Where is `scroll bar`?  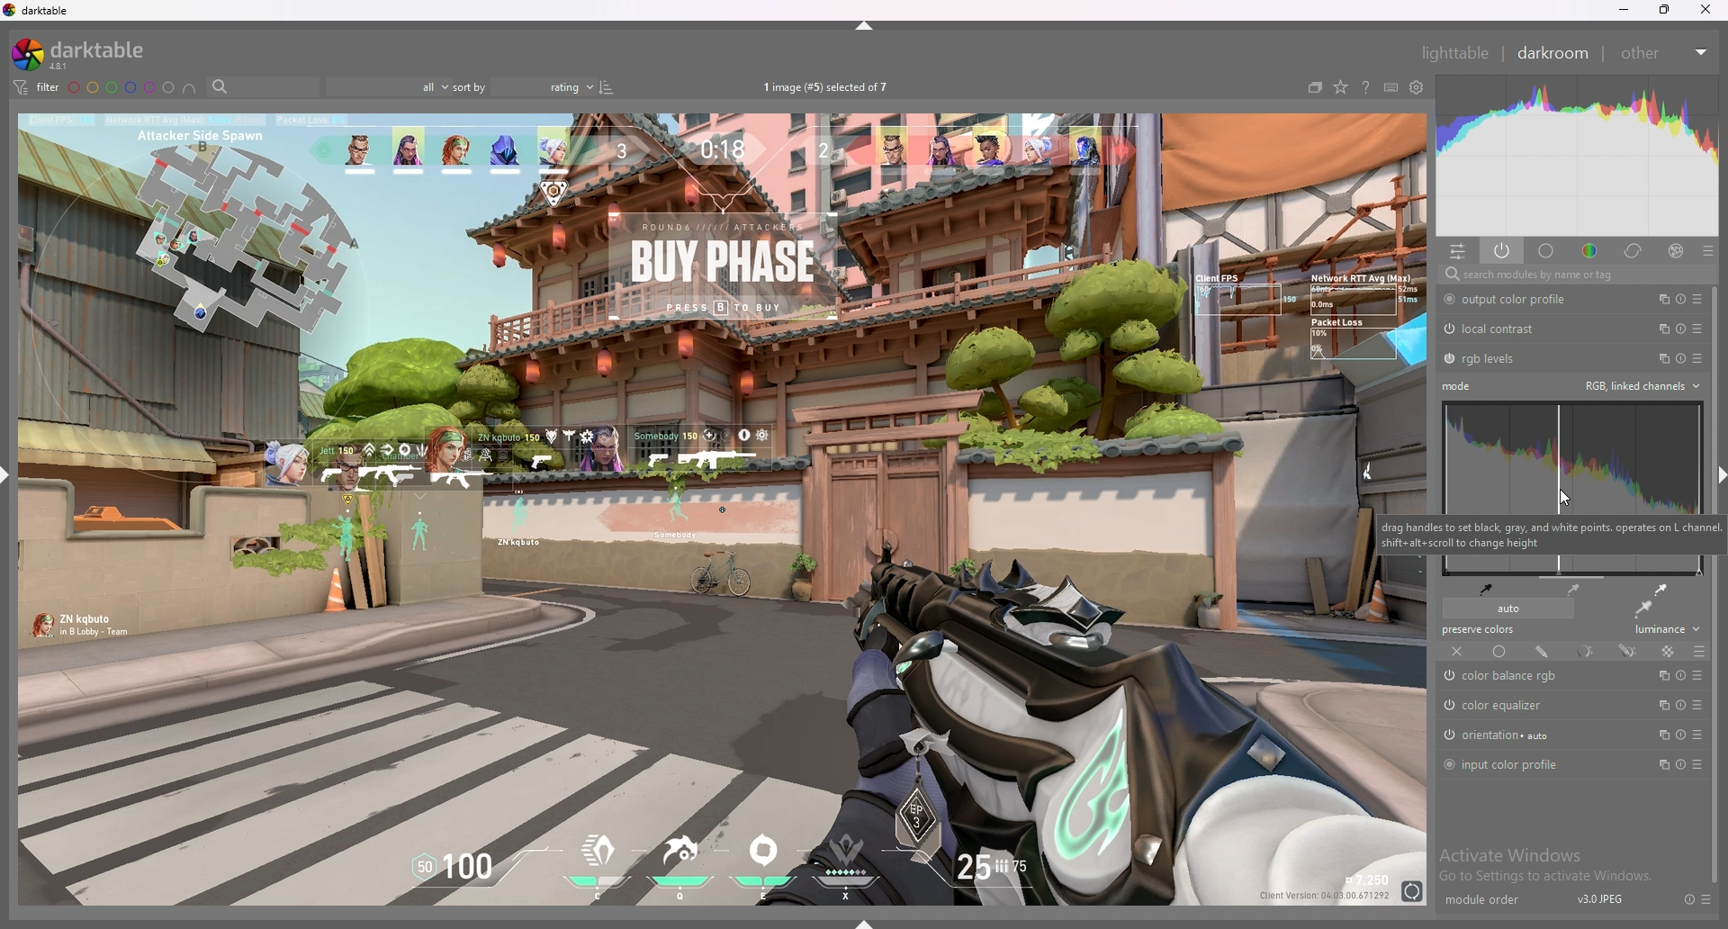 scroll bar is located at coordinates (1713, 582).